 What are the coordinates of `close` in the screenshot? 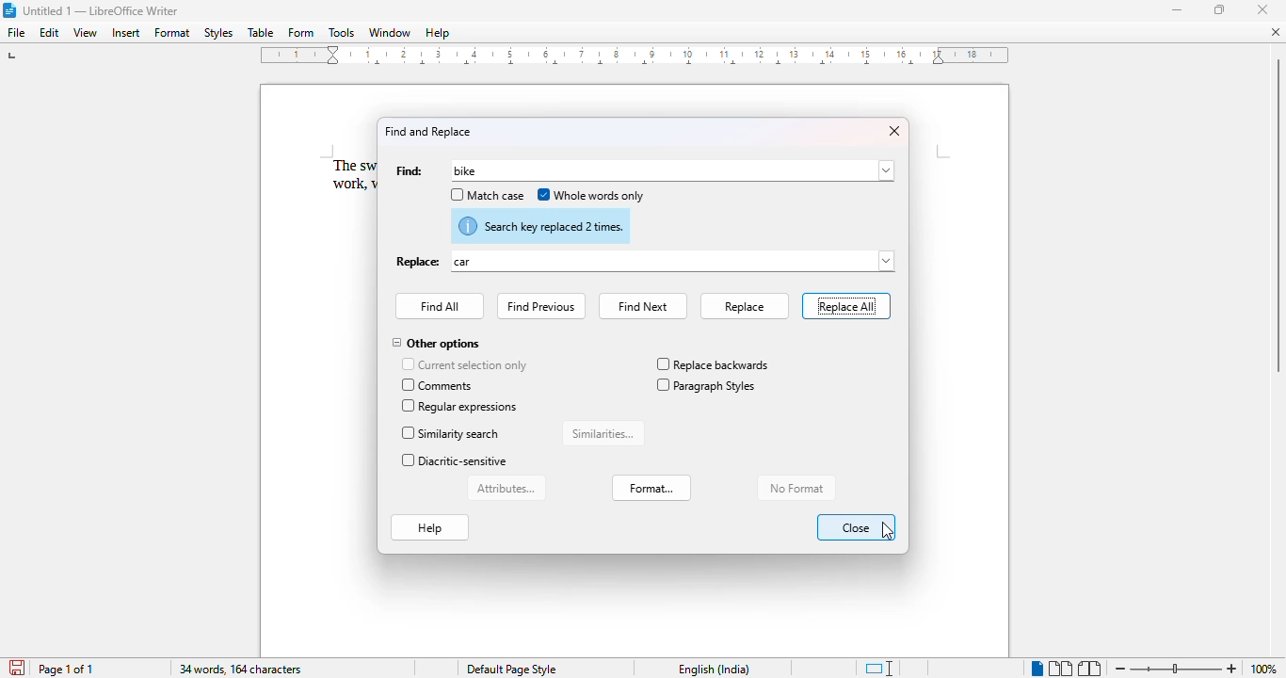 It's located at (855, 527).